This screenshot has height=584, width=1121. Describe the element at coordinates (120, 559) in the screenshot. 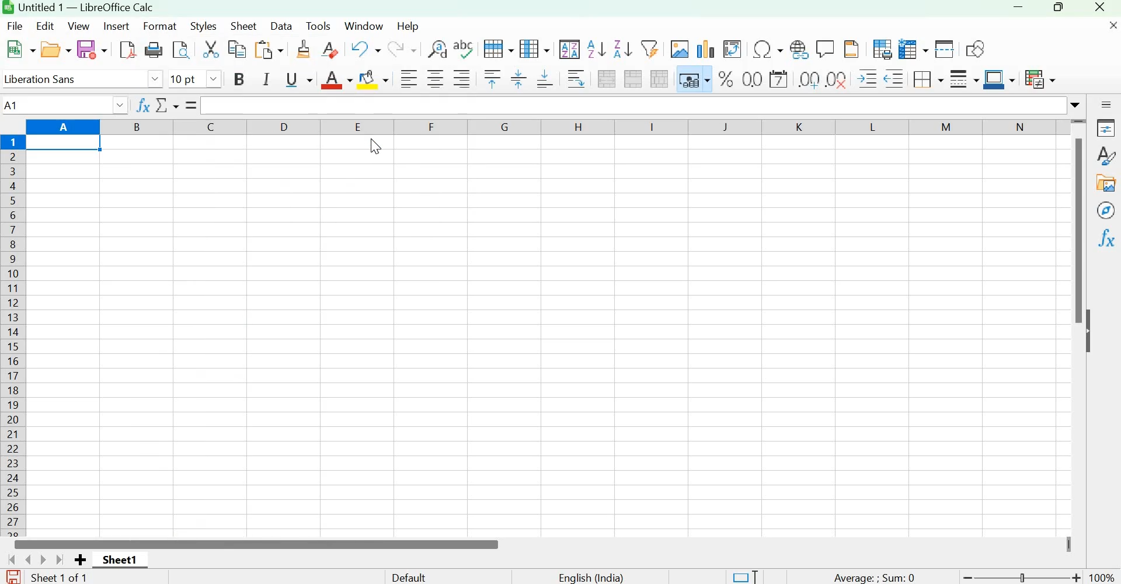

I see `Sheet1` at that location.